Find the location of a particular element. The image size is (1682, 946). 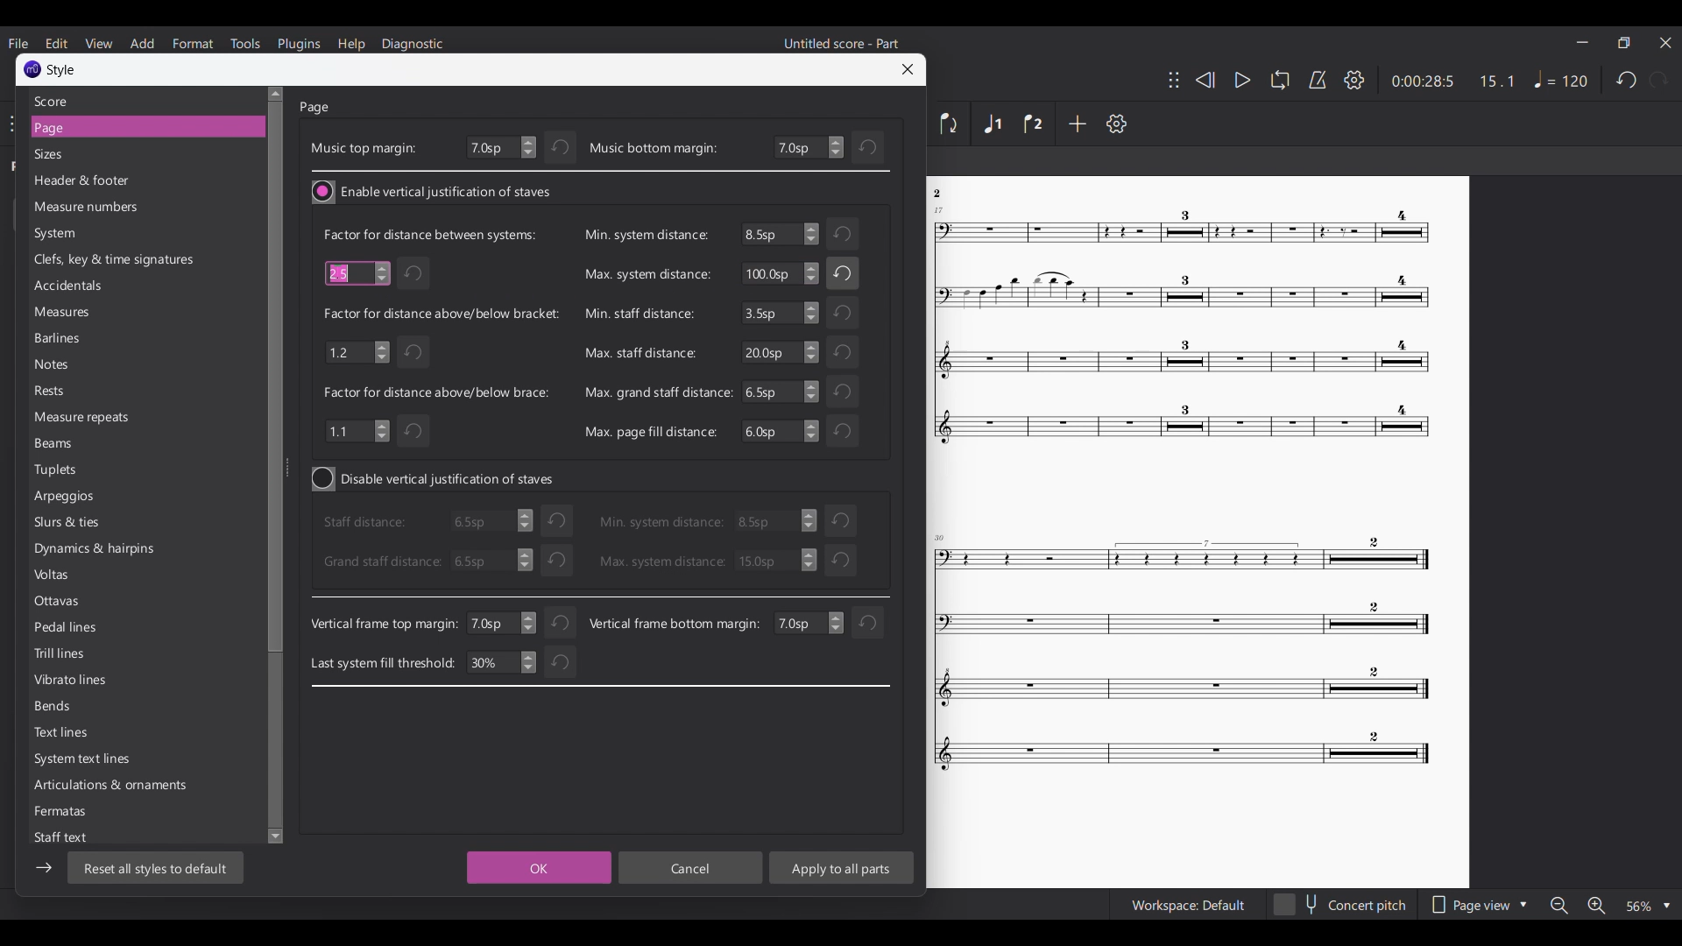

Arpeggias is located at coordinates (82, 497).